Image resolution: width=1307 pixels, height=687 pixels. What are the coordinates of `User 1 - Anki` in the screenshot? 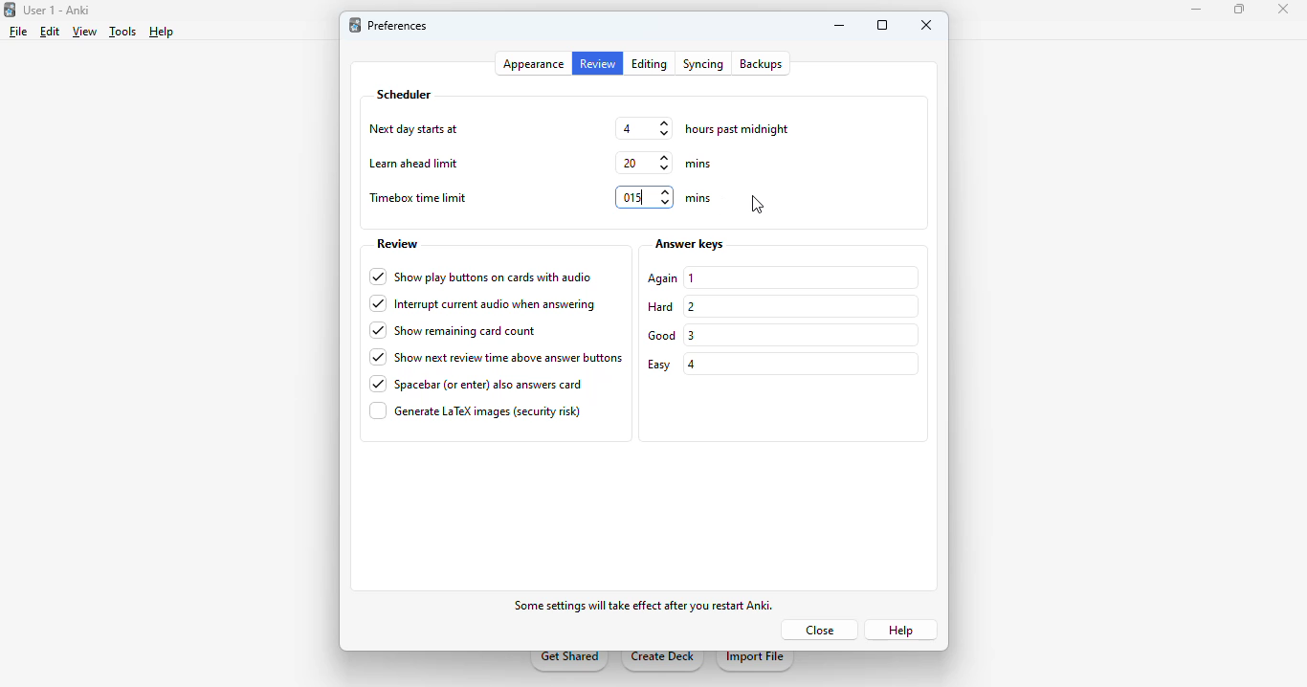 It's located at (57, 11).